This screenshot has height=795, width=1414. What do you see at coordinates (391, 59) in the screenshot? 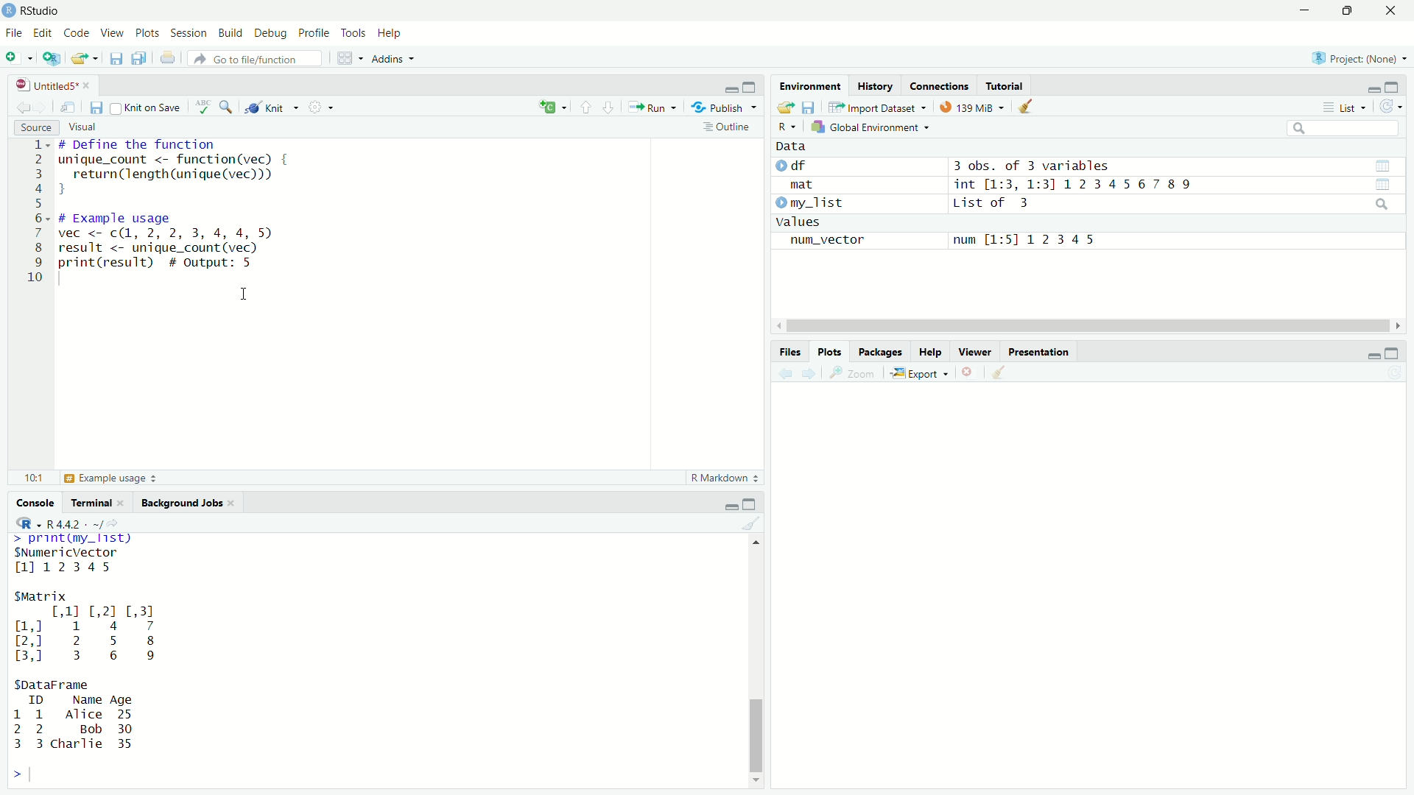
I see `Addins` at bounding box center [391, 59].